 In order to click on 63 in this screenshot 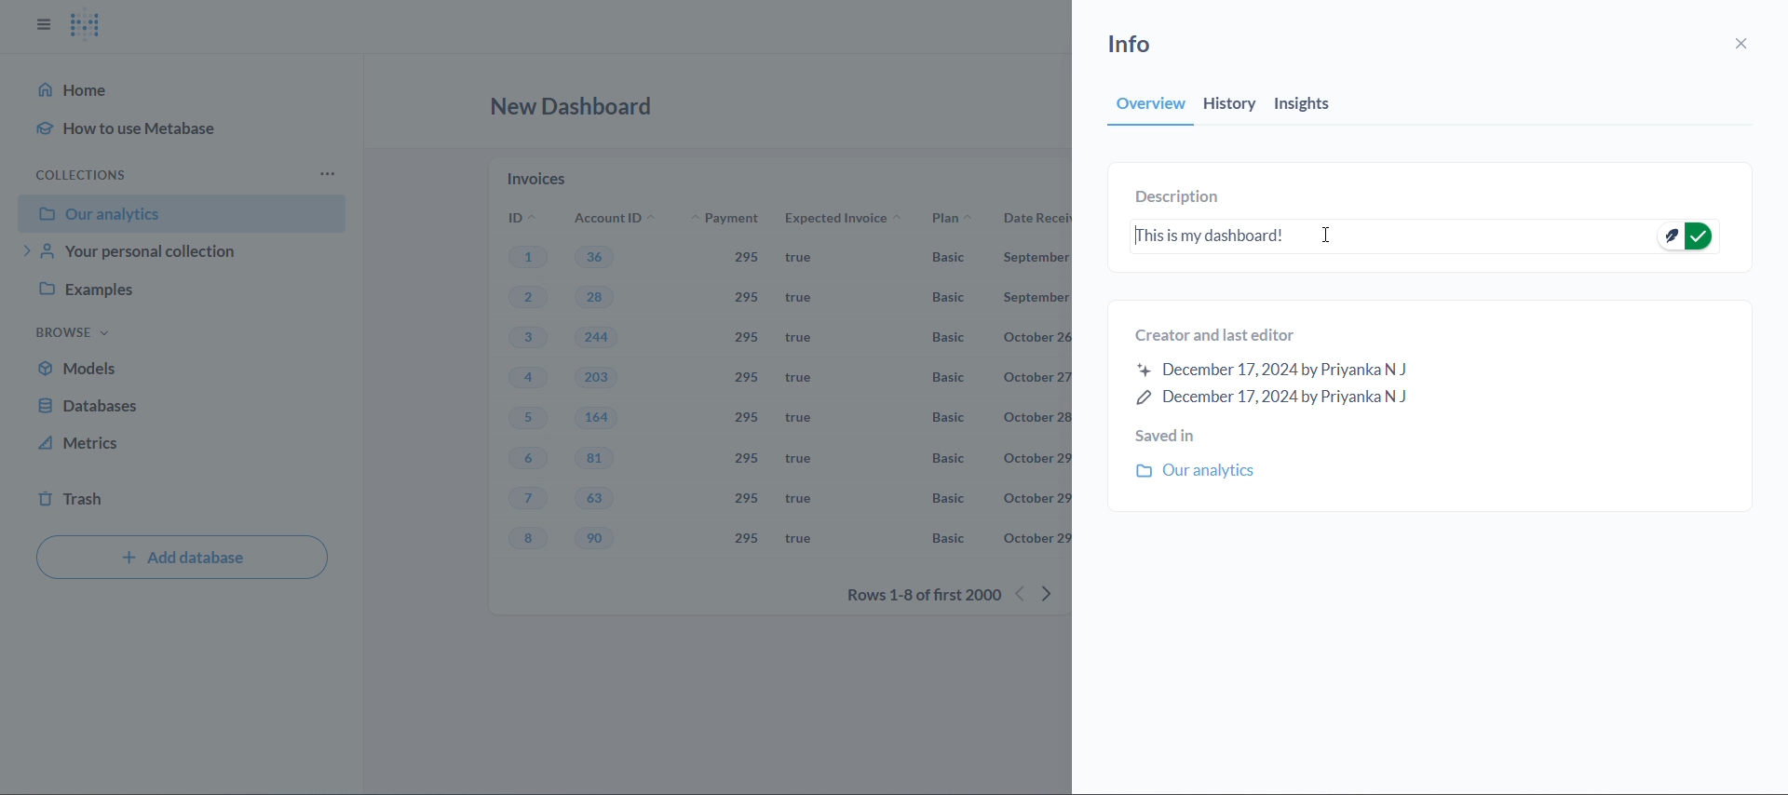, I will do `click(600, 499)`.